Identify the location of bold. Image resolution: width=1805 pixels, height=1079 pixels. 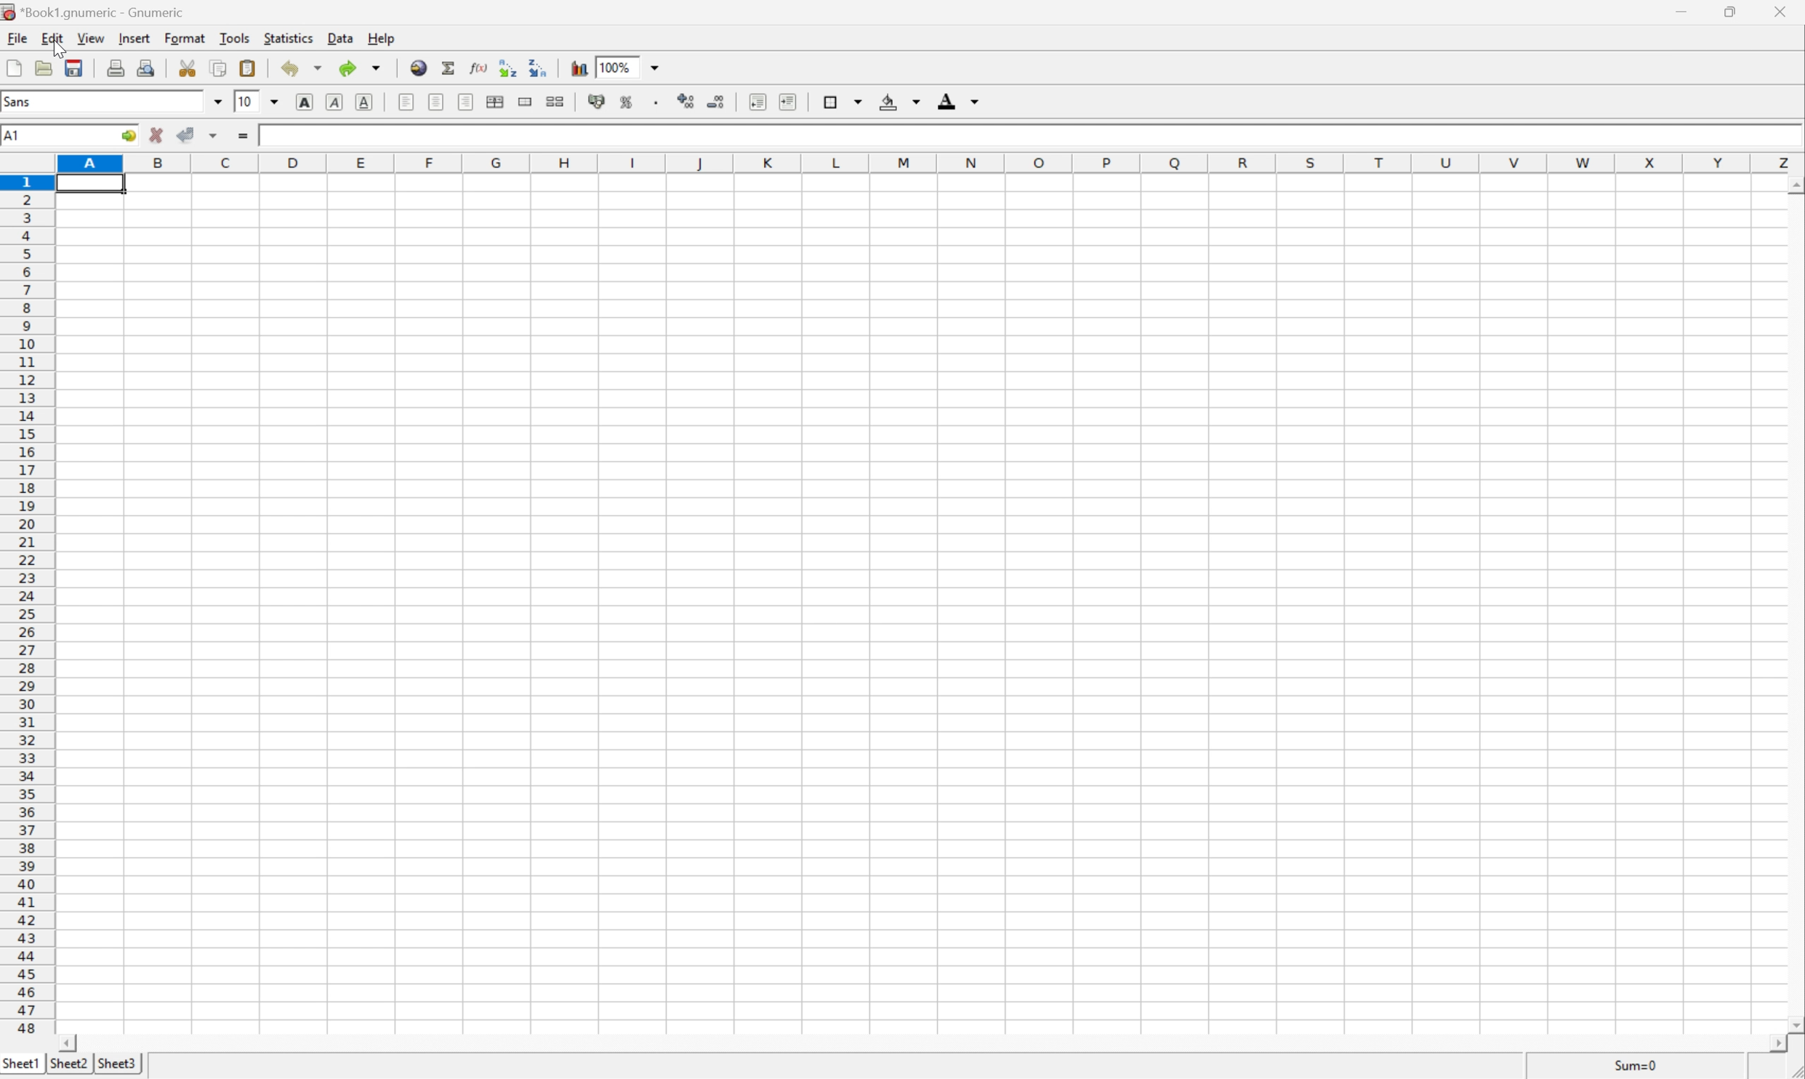
(306, 100).